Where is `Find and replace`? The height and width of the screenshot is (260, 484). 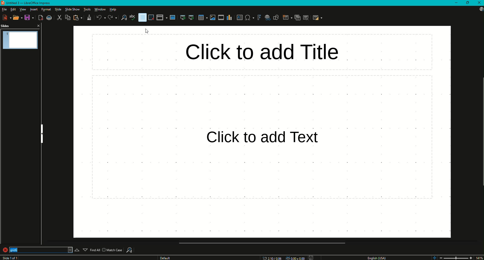 Find and replace is located at coordinates (132, 248).